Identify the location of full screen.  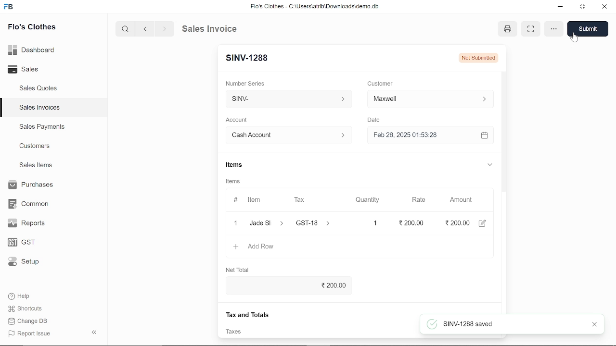
(531, 29).